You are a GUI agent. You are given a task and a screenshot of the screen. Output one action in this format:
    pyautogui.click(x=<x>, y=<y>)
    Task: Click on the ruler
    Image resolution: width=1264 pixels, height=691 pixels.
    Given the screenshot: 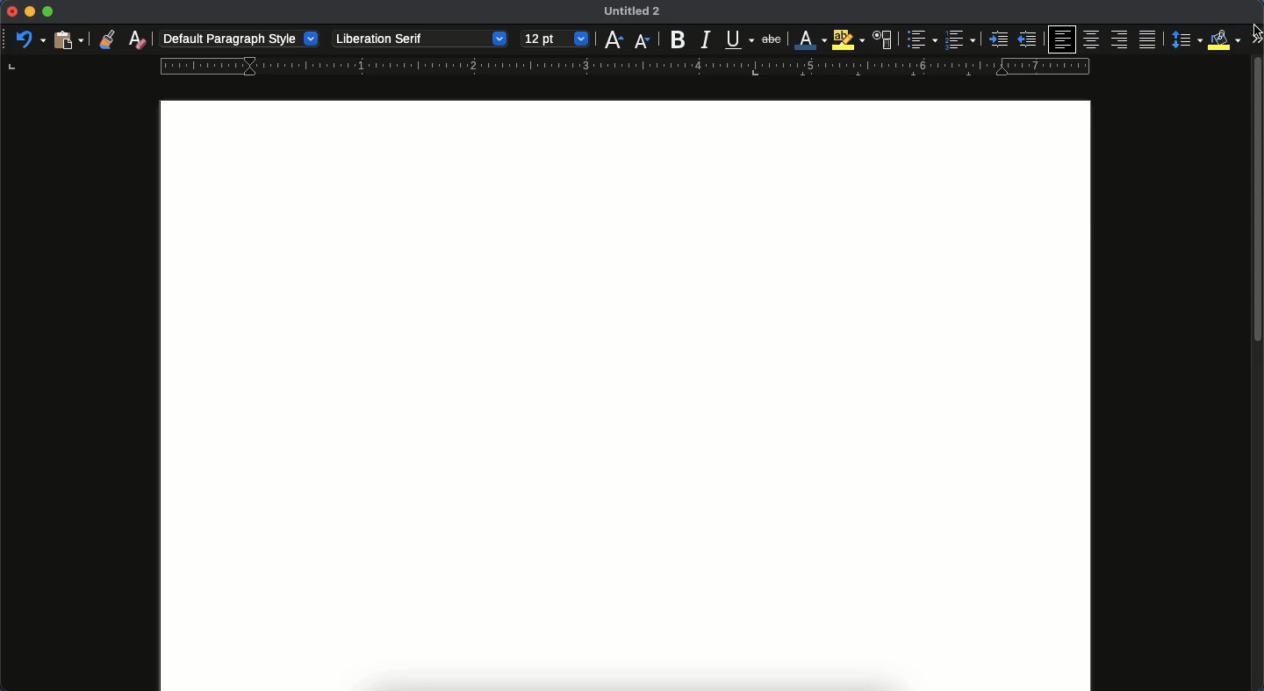 What is the action you would take?
    pyautogui.click(x=621, y=67)
    